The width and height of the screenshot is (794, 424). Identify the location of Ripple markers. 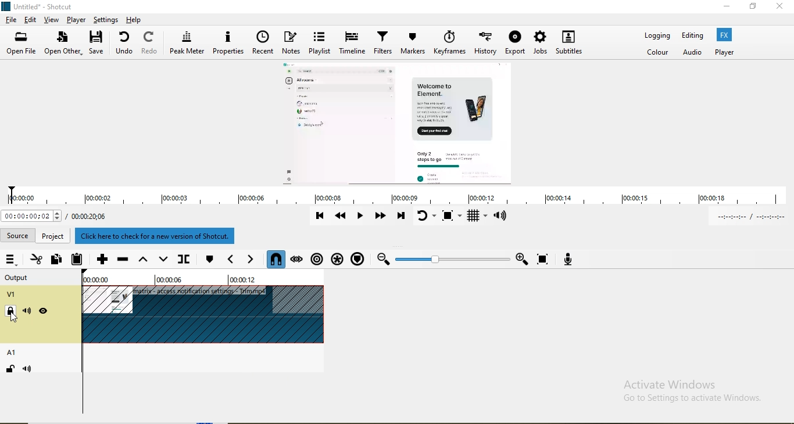
(357, 258).